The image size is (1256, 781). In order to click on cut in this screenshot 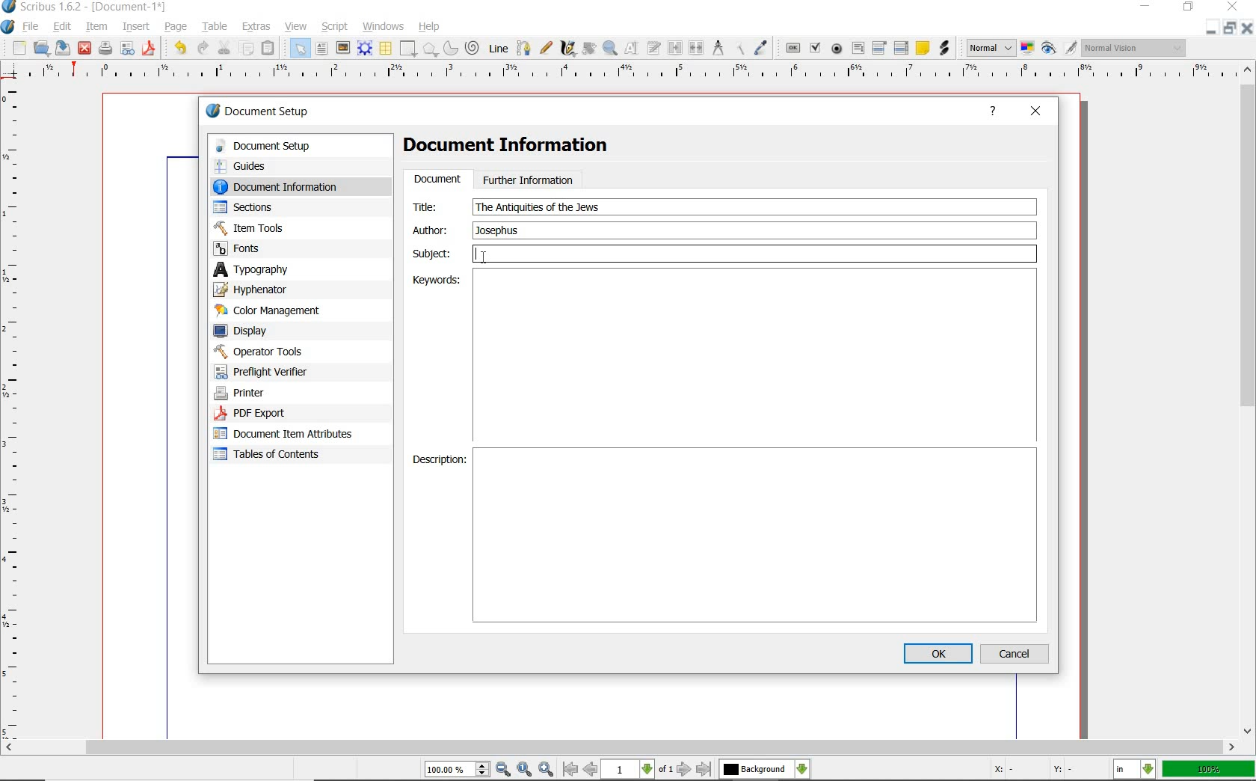, I will do `click(225, 48)`.